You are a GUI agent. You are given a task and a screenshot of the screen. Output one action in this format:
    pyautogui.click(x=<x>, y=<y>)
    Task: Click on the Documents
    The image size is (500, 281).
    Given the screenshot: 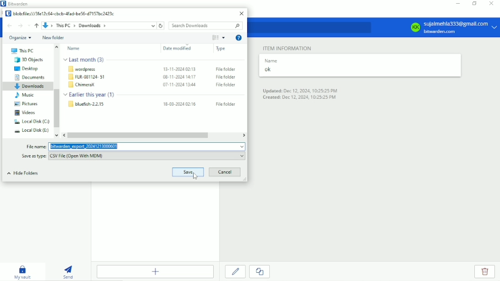 What is the action you would take?
    pyautogui.click(x=30, y=77)
    